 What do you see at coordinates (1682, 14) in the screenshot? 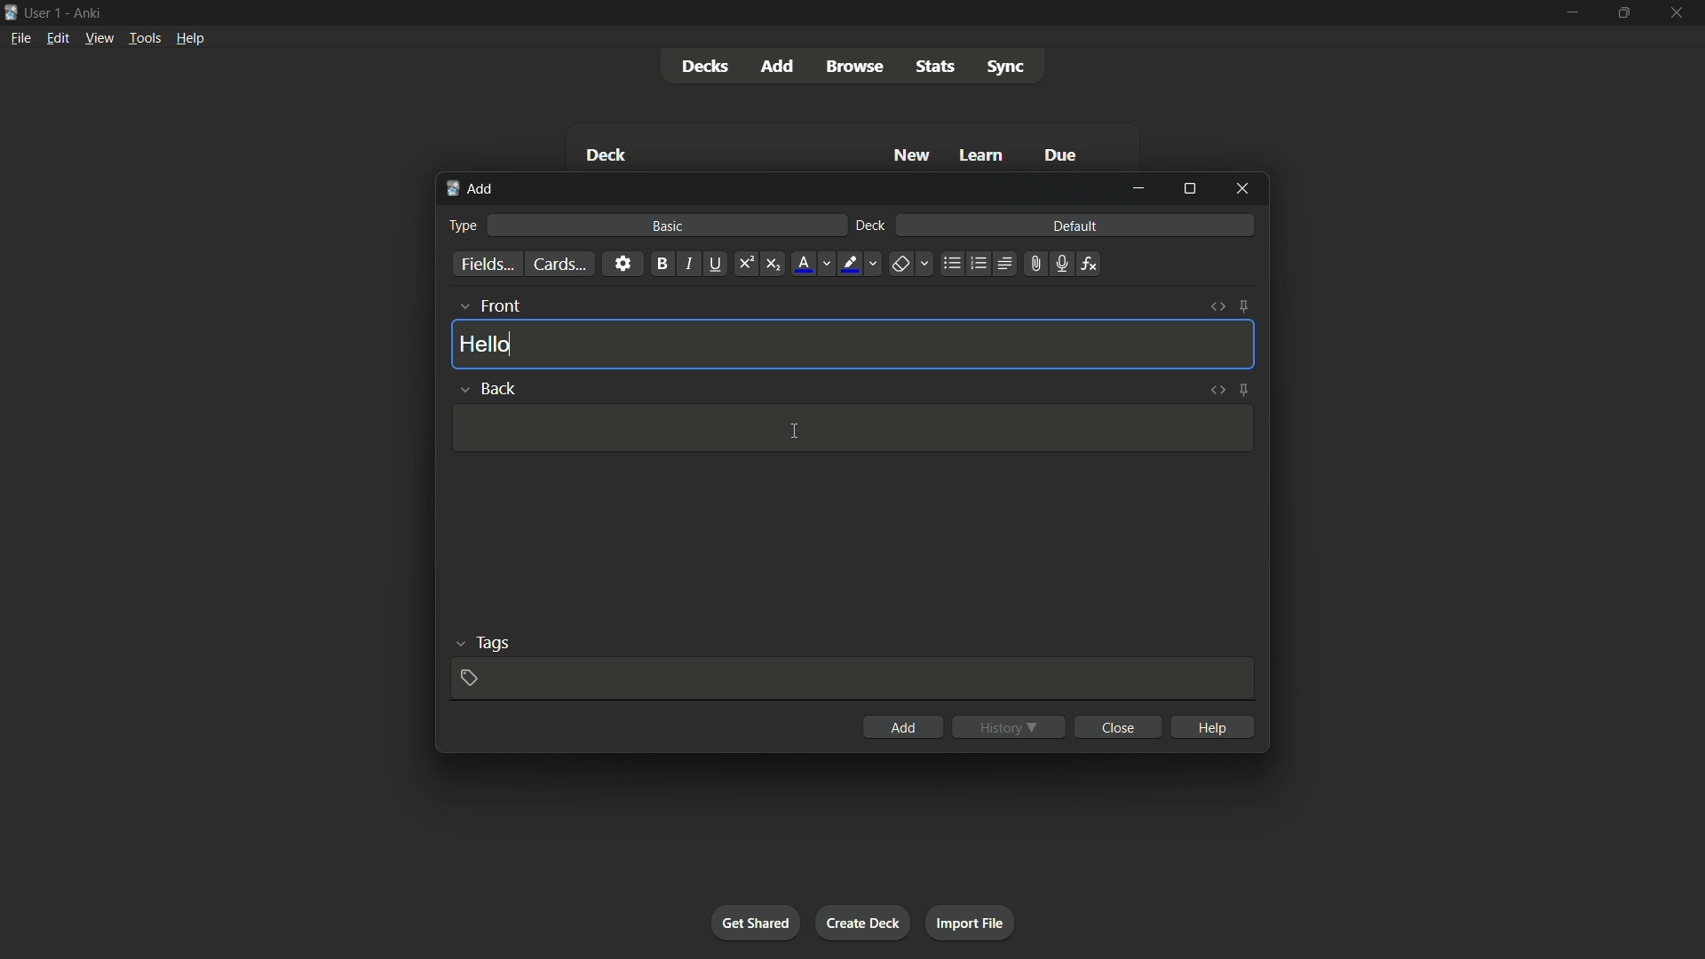
I see `close app` at bounding box center [1682, 14].